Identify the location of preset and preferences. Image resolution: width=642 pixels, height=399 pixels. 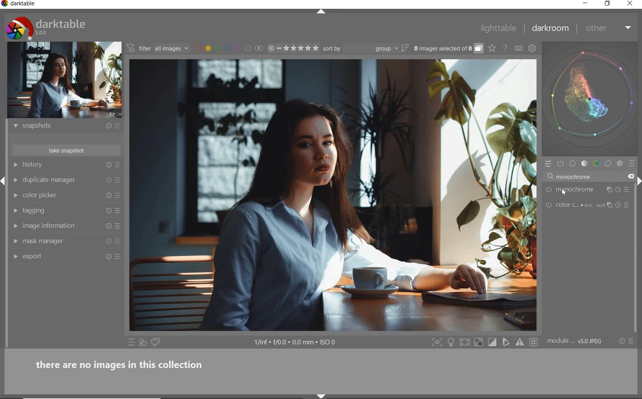
(627, 205).